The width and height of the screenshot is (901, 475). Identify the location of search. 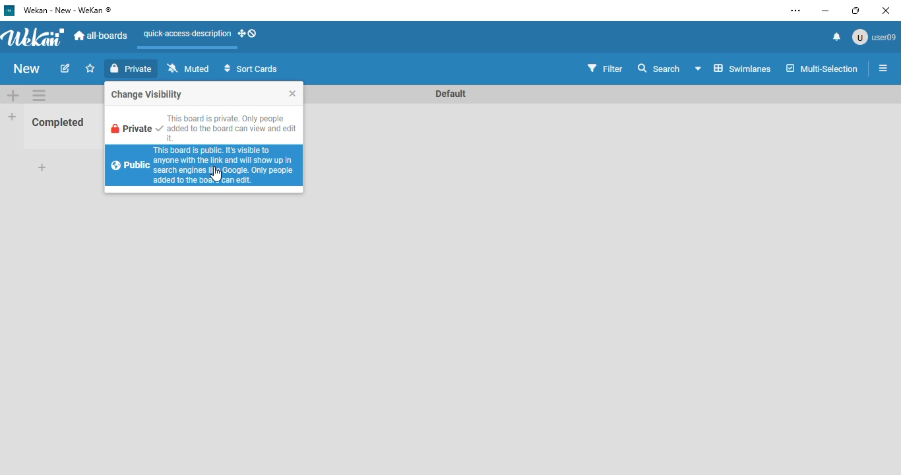
(658, 69).